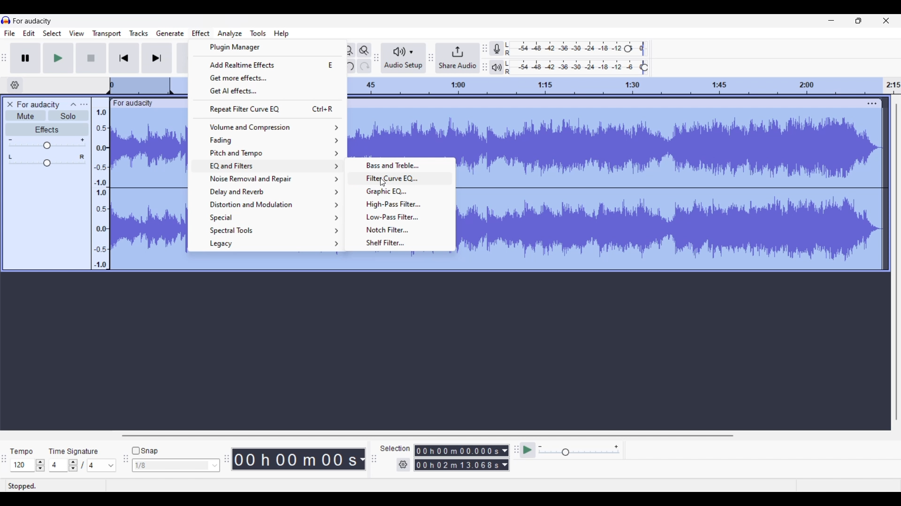  What do you see at coordinates (124, 58) in the screenshot?
I see `Skip/Select to start` at bounding box center [124, 58].